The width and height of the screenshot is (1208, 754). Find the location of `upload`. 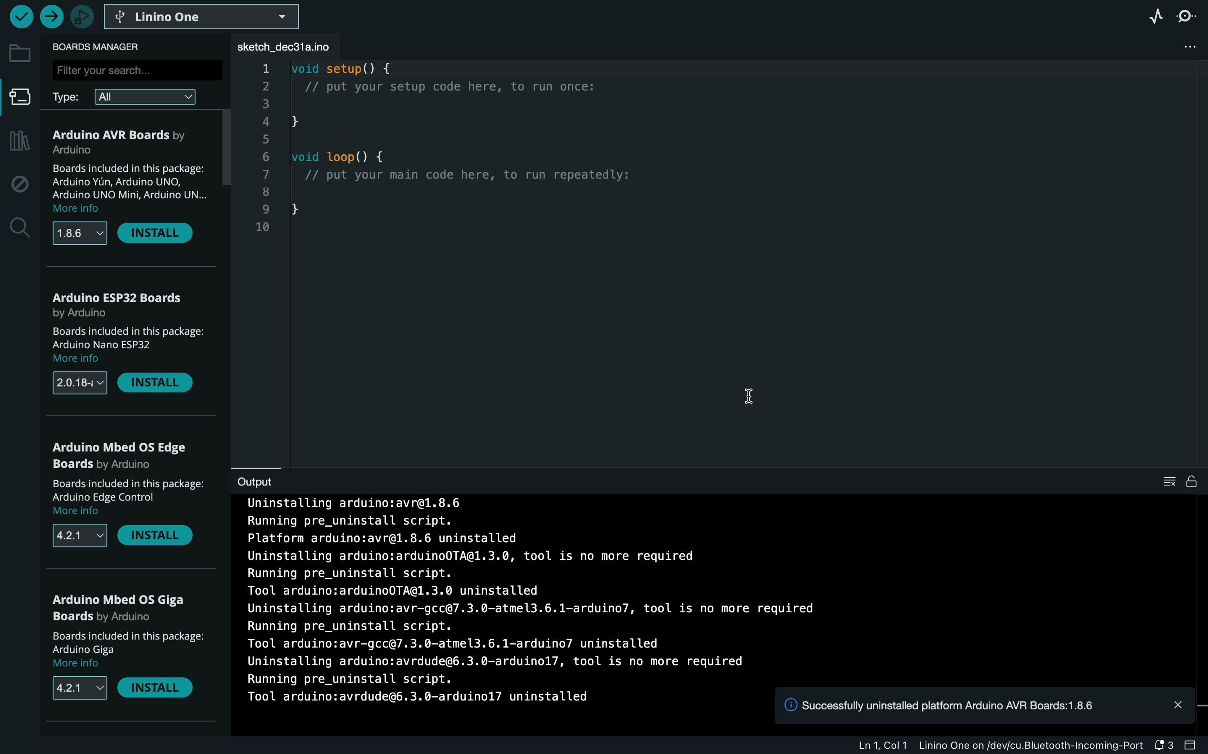

upload is located at coordinates (51, 19).